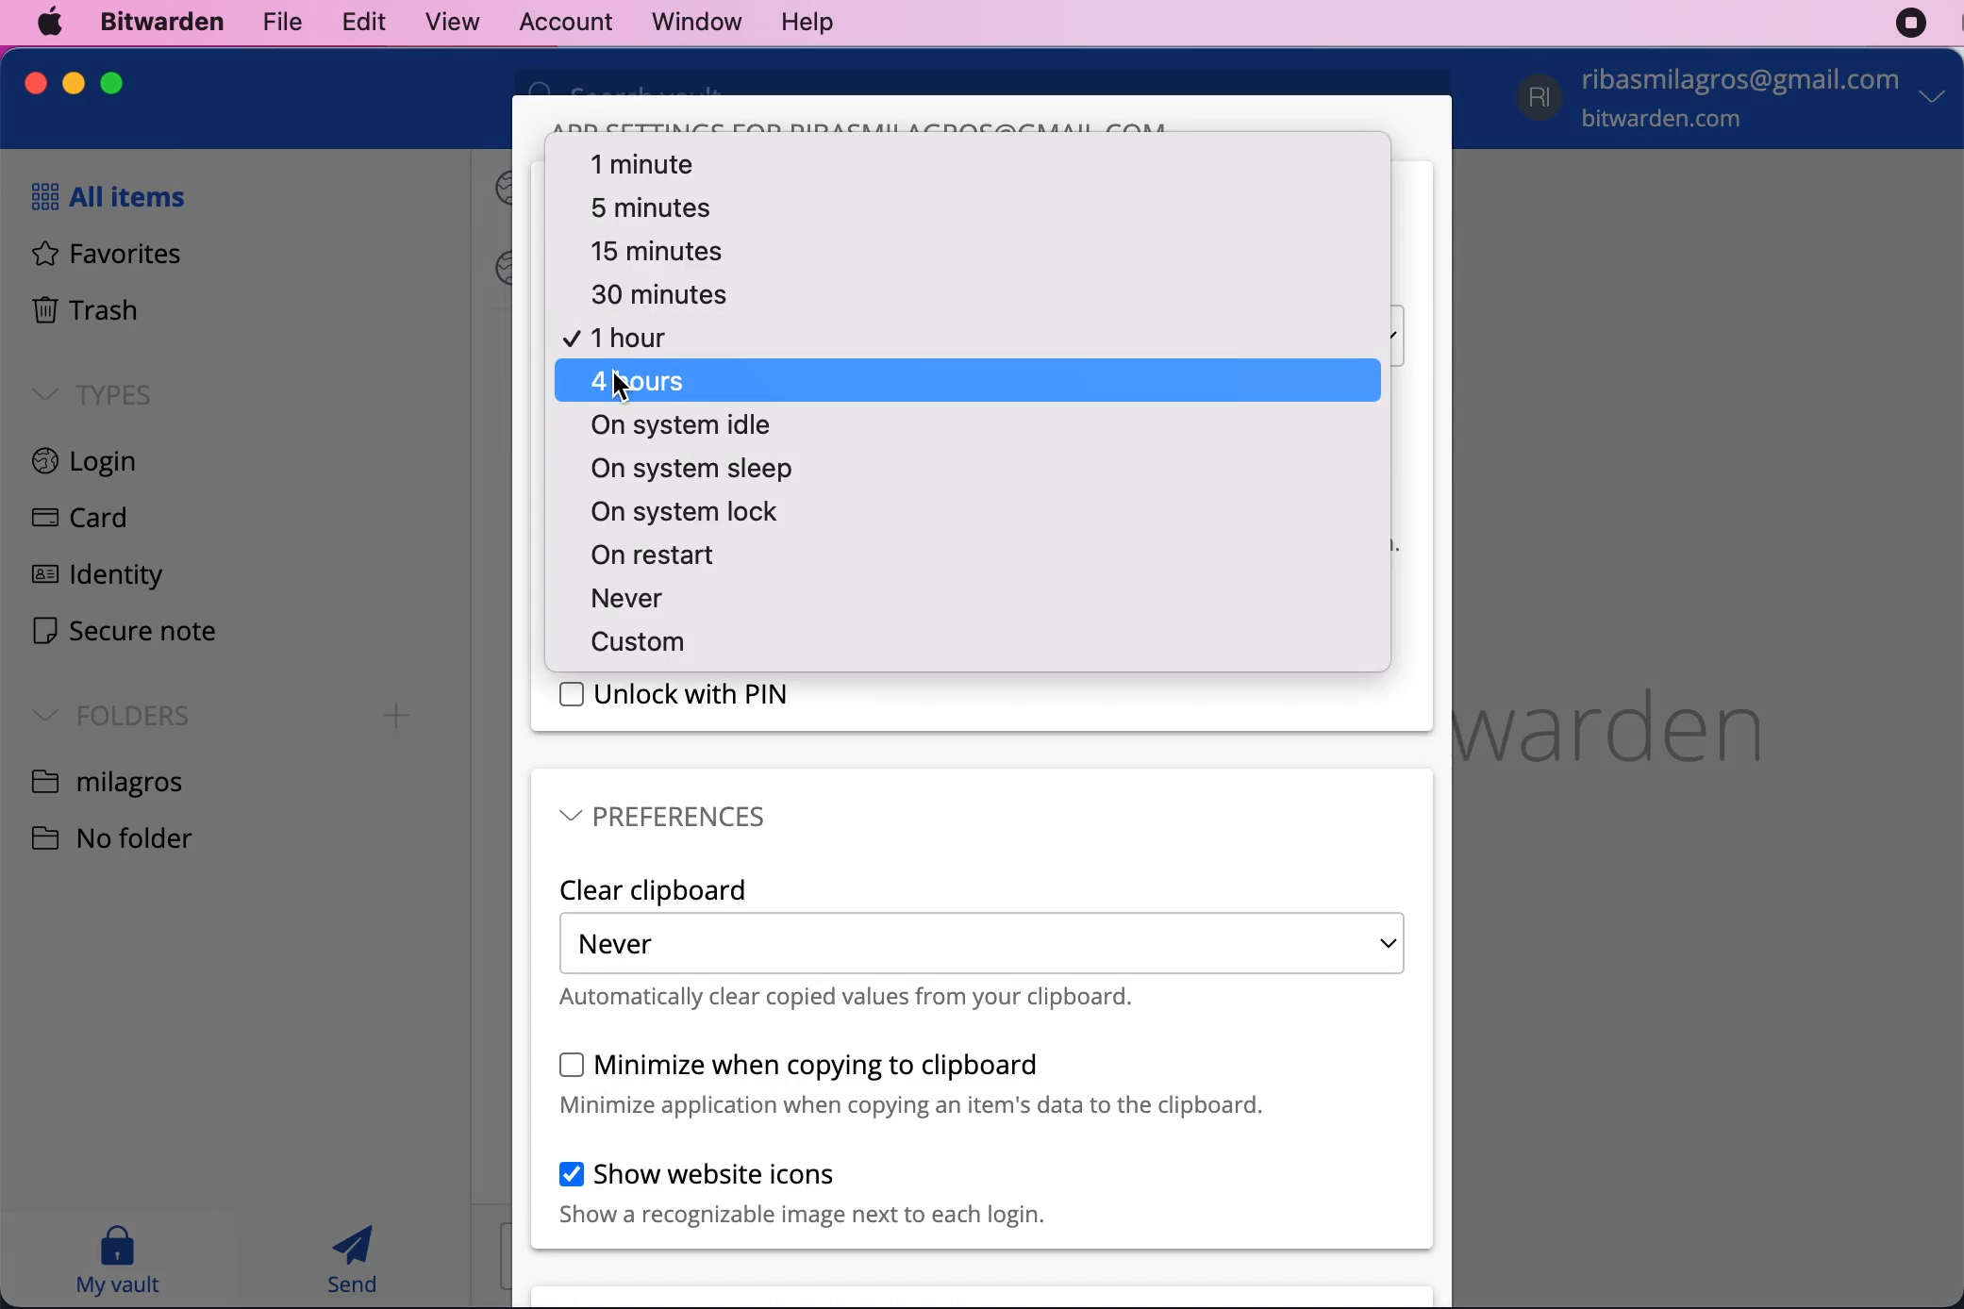  I want to click on clear clipboard, so click(656, 889).